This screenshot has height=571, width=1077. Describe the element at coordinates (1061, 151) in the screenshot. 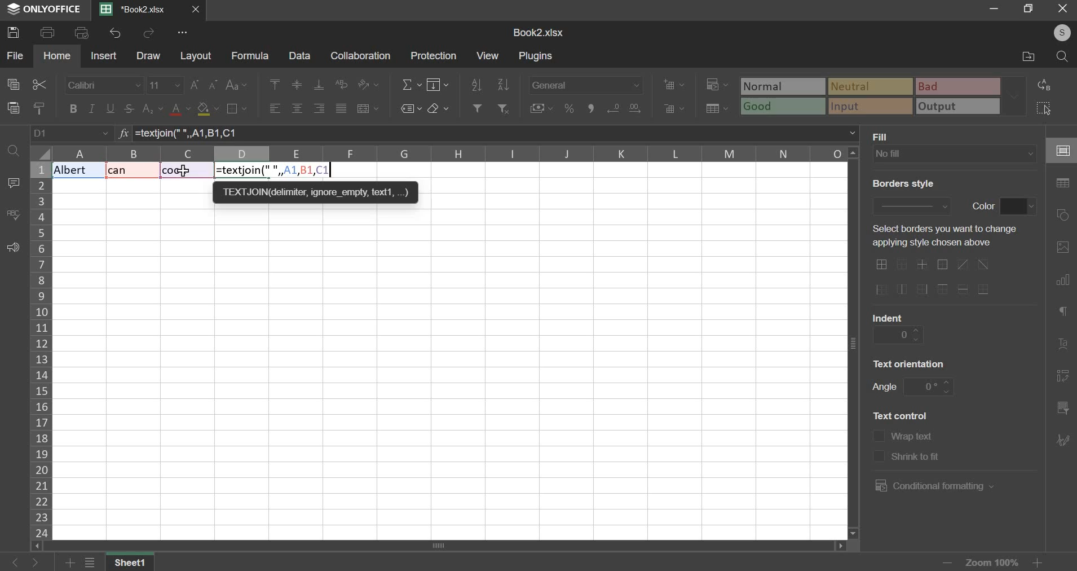

I see `cell` at that location.